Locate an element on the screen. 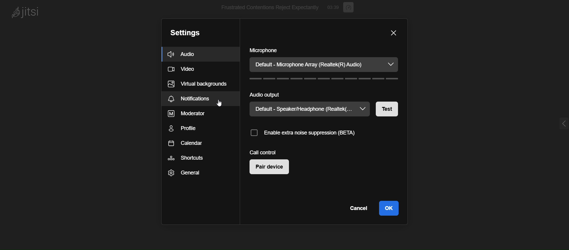  close settings is located at coordinates (391, 33).